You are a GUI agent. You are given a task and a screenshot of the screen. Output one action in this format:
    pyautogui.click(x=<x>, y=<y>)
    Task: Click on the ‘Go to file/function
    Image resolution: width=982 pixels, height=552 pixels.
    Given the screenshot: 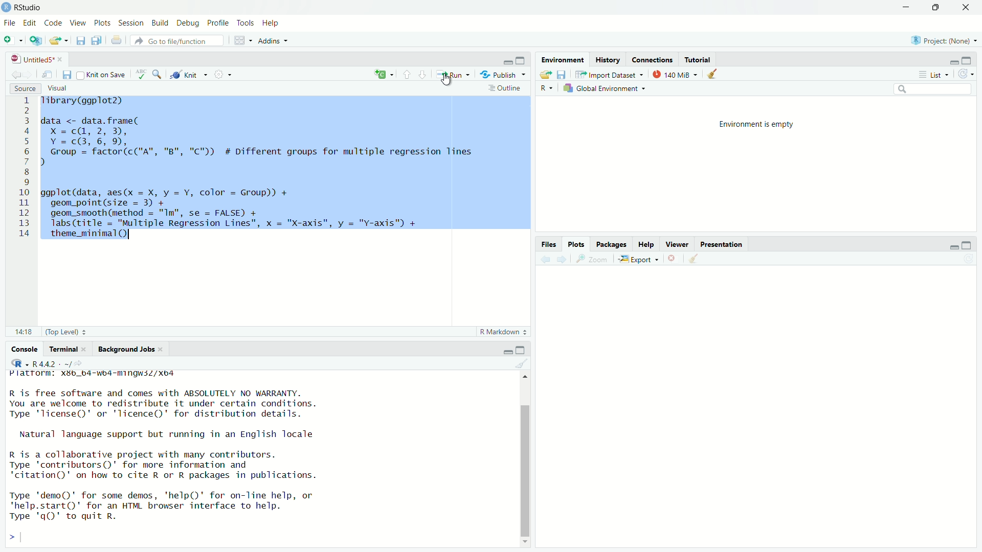 What is the action you would take?
    pyautogui.click(x=175, y=41)
    